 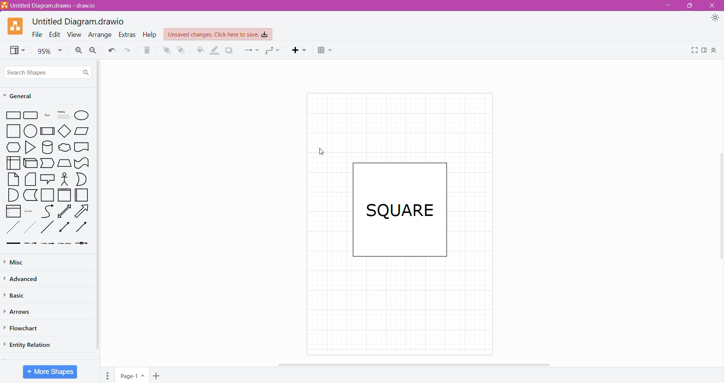 I want to click on Parallelogram, so click(x=82, y=131).